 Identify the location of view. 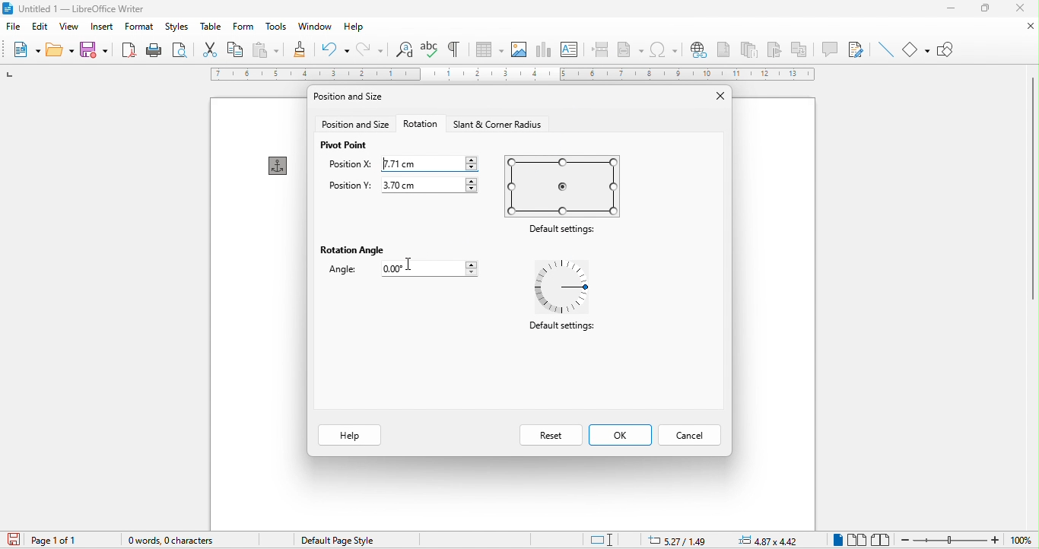
(71, 28).